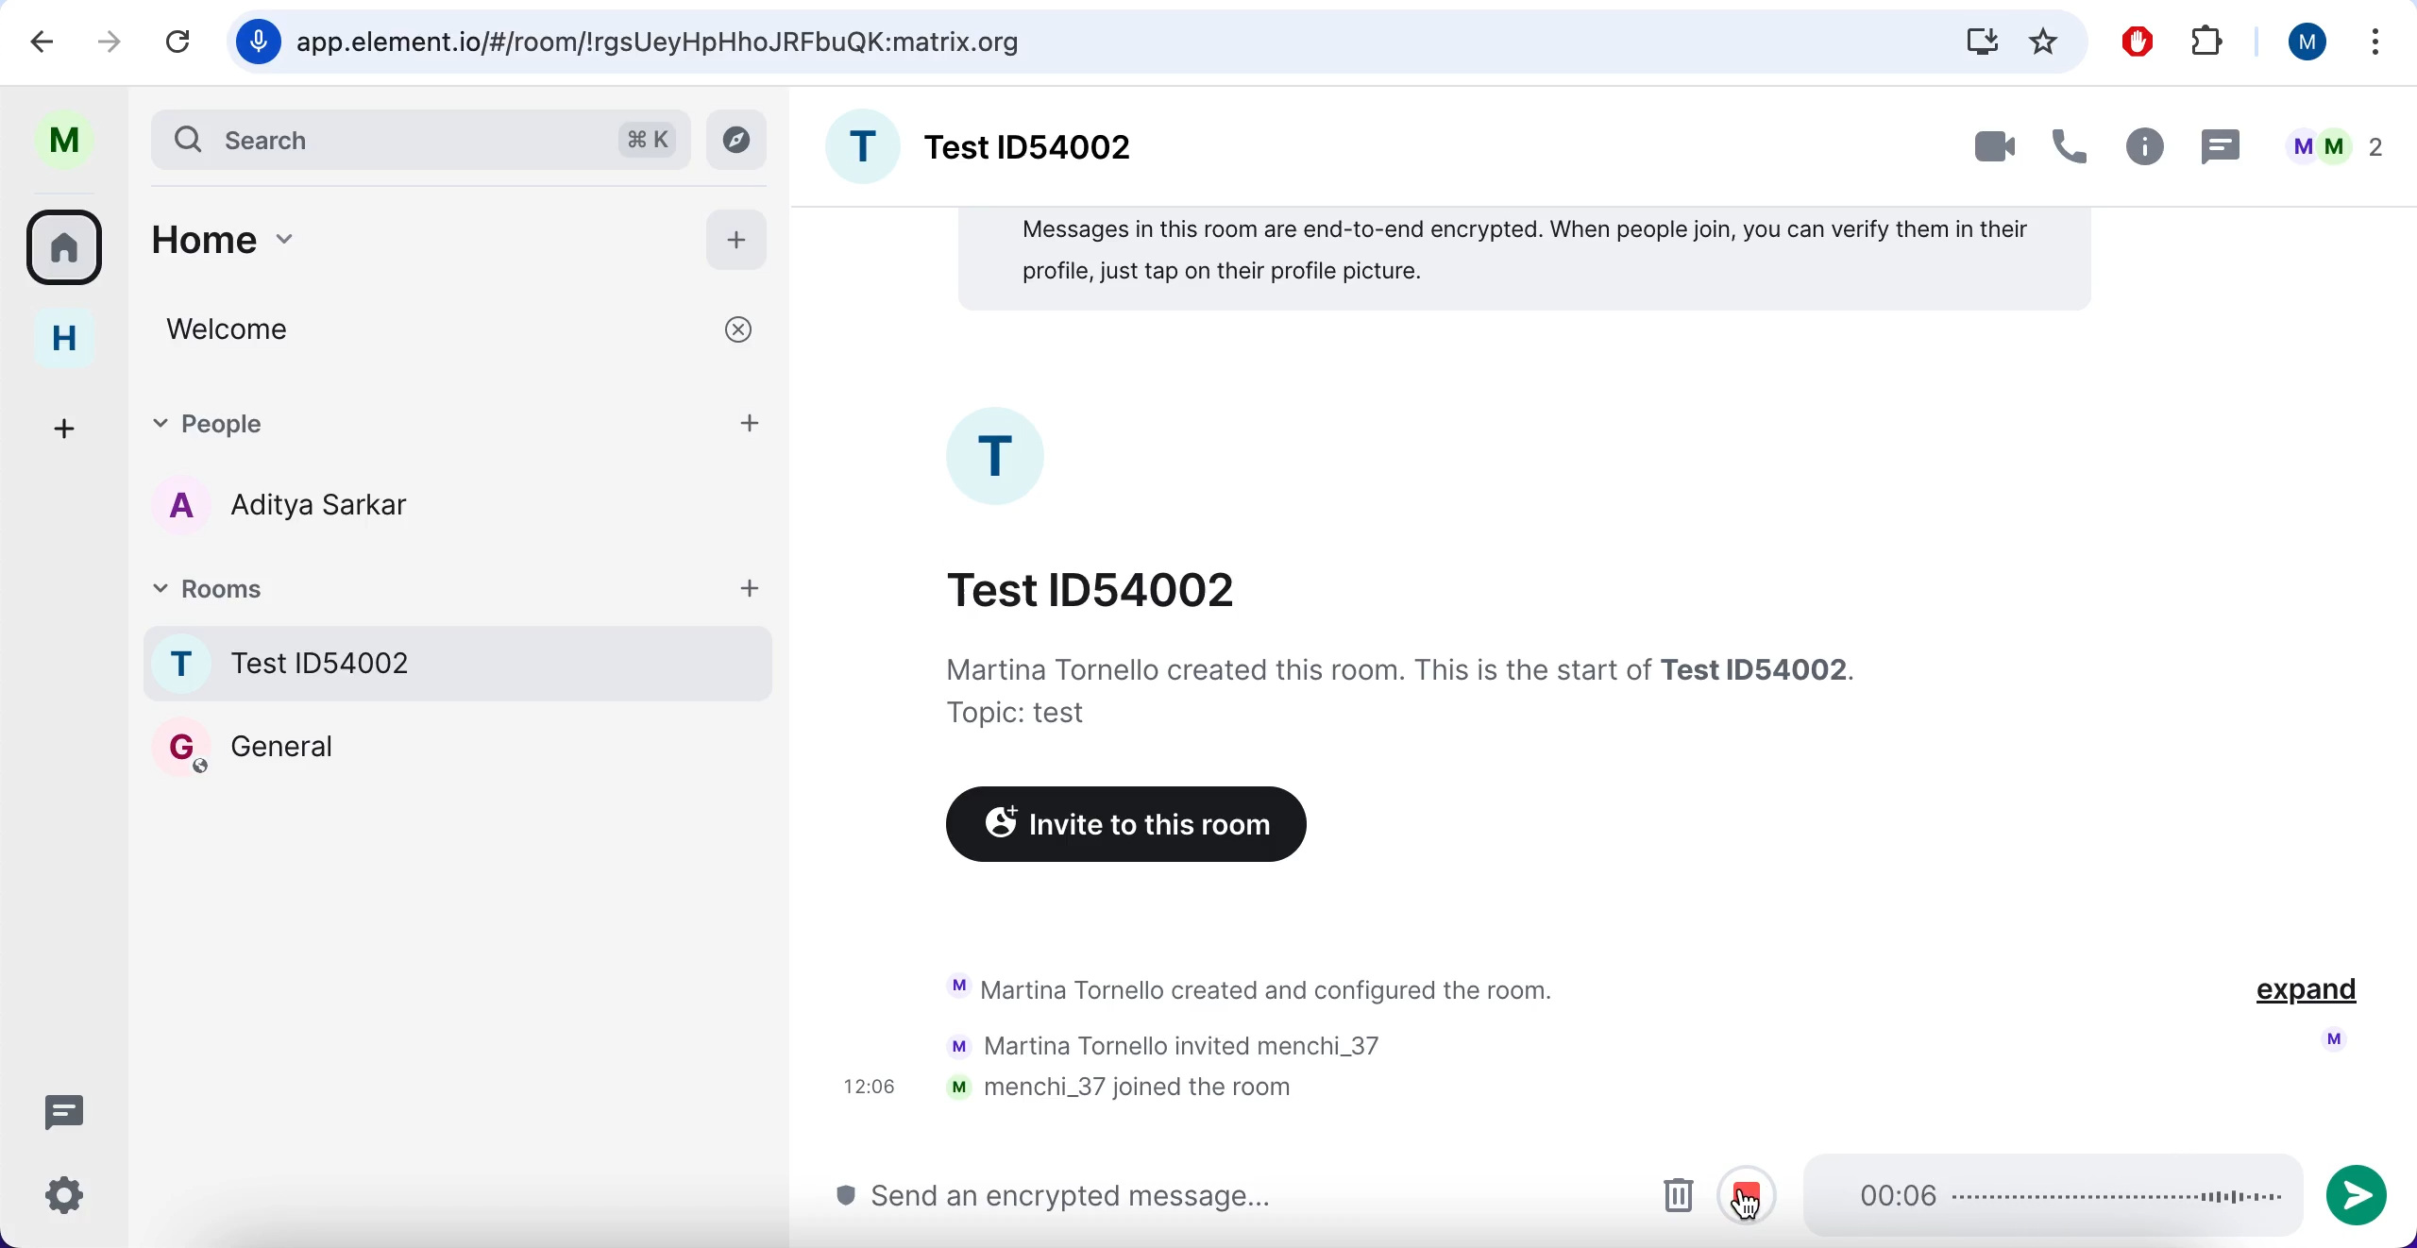 This screenshot has width=2417, height=1248. What do you see at coordinates (63, 341) in the screenshot?
I see `home` at bounding box center [63, 341].